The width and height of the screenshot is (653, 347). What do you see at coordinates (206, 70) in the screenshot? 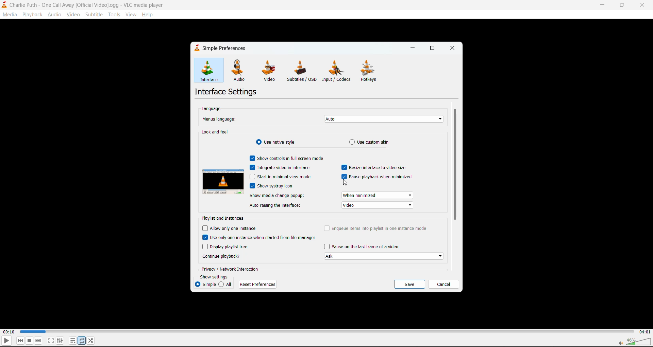
I see `interface` at bounding box center [206, 70].